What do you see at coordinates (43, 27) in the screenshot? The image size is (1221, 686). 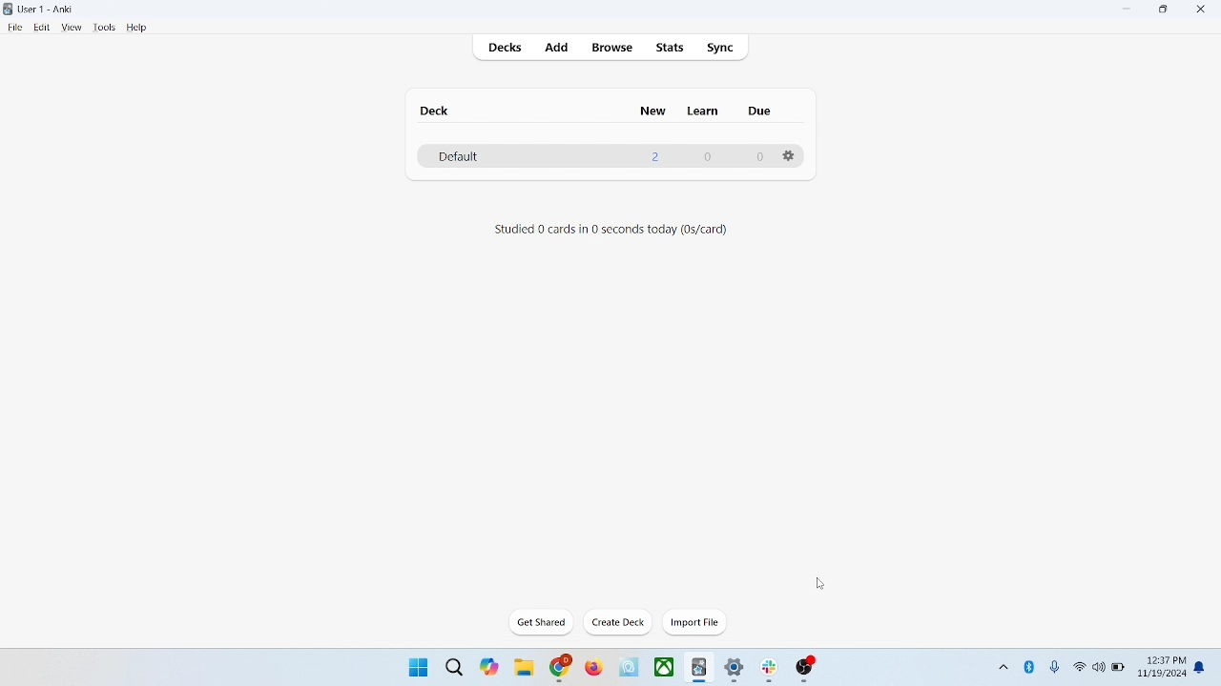 I see `edit` at bounding box center [43, 27].